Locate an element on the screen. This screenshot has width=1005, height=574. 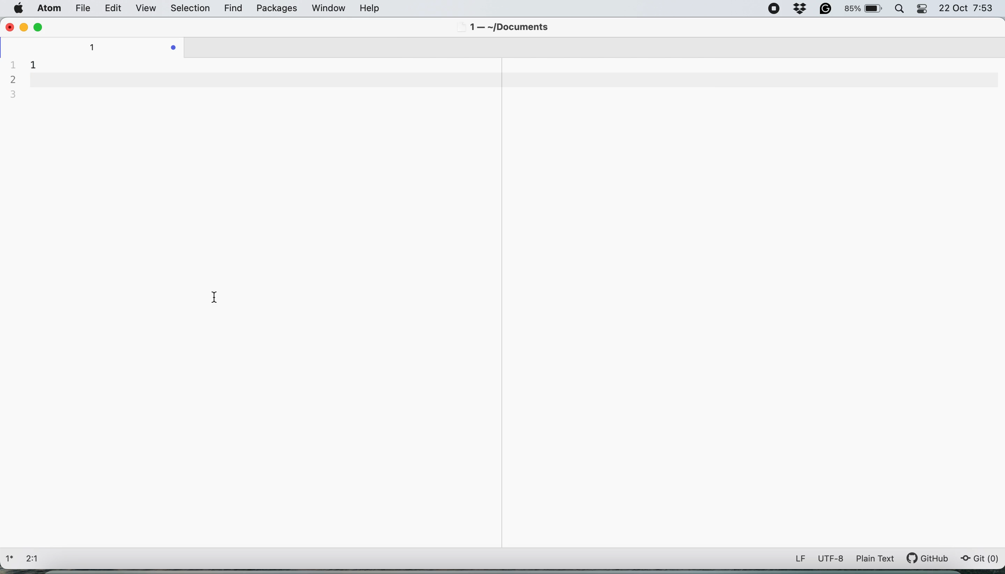
file is located at coordinates (81, 8).